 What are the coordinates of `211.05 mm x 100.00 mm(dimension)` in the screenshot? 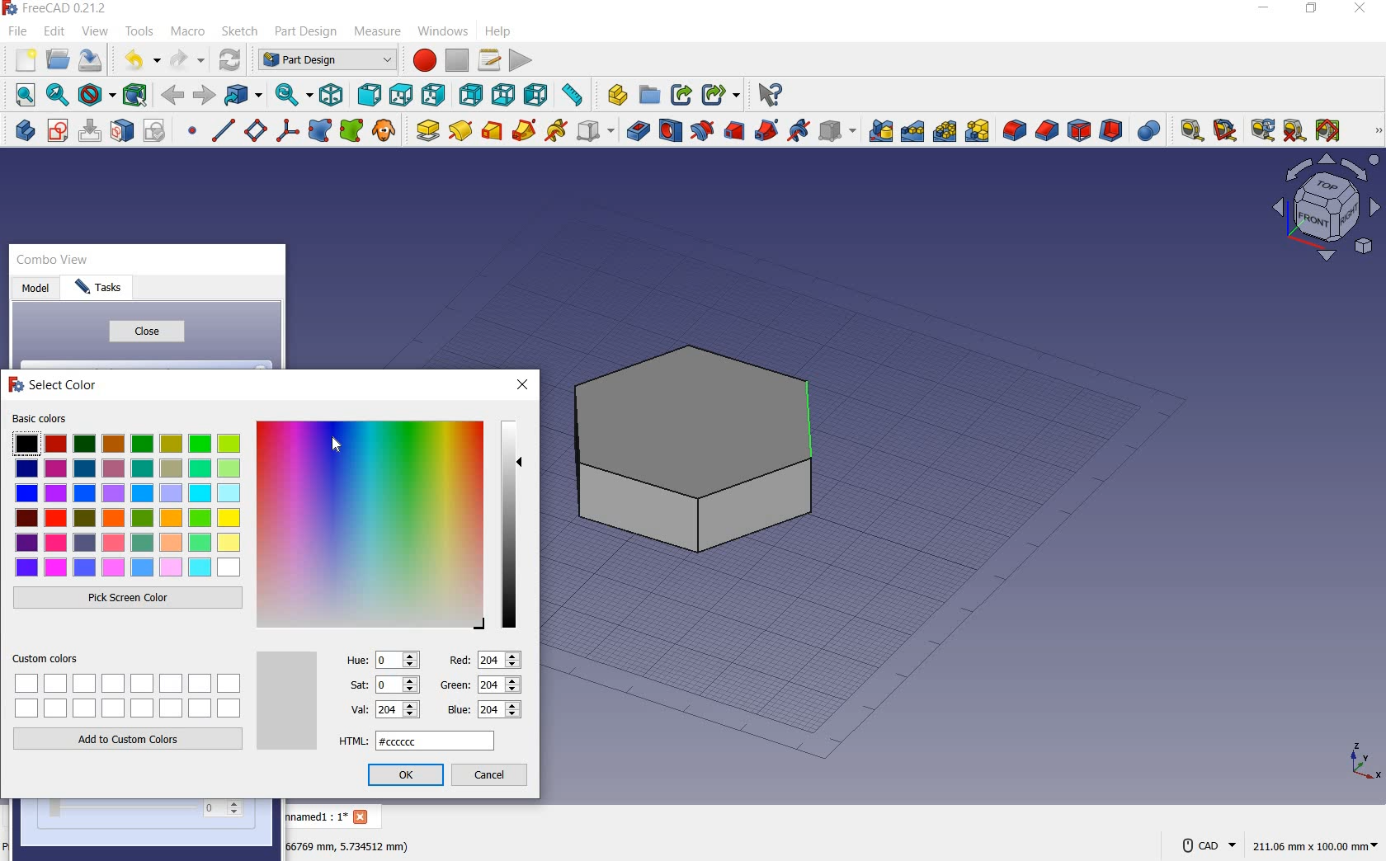 It's located at (1315, 848).